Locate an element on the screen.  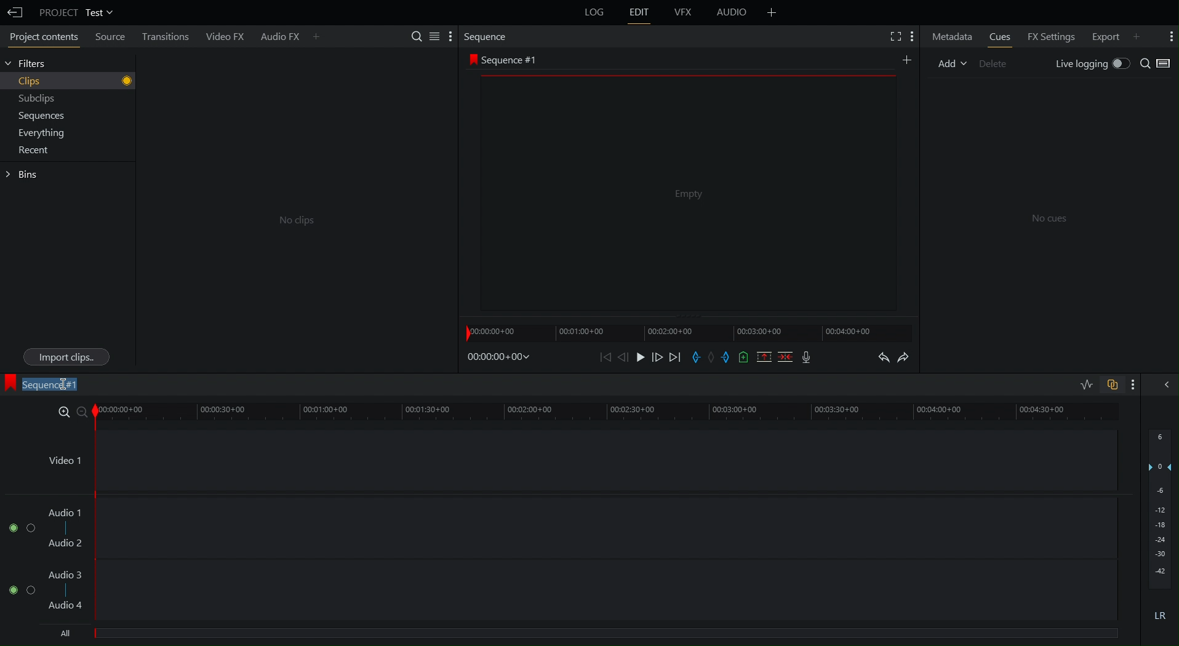
FX Settings is located at coordinates (1054, 35).